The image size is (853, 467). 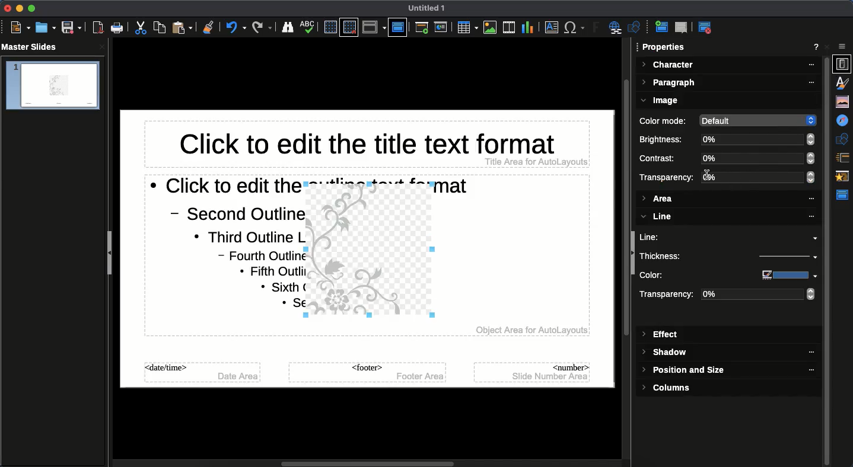 I want to click on Table, so click(x=466, y=27).